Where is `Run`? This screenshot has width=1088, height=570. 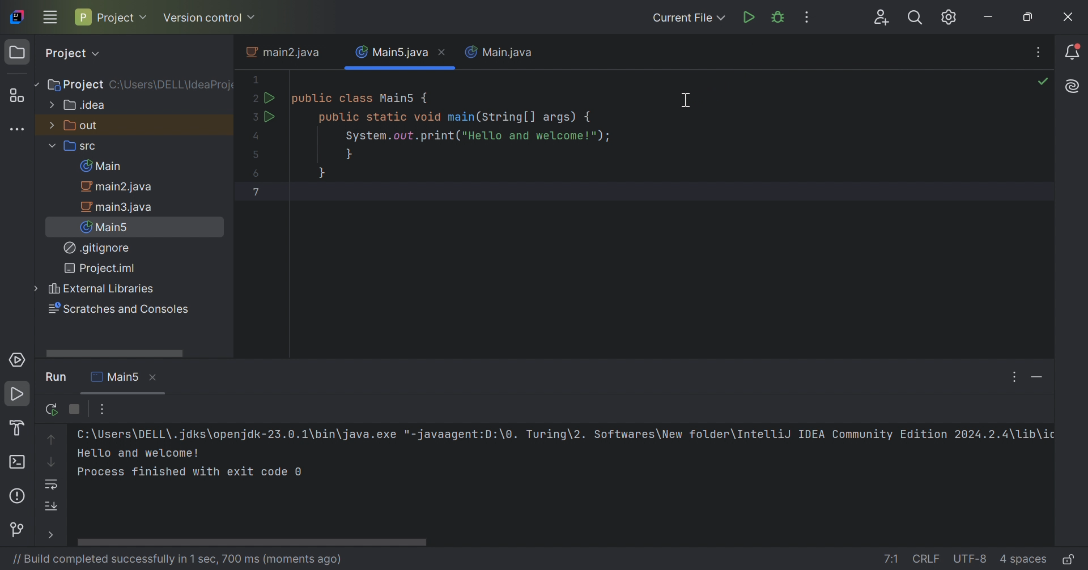 Run is located at coordinates (271, 118).